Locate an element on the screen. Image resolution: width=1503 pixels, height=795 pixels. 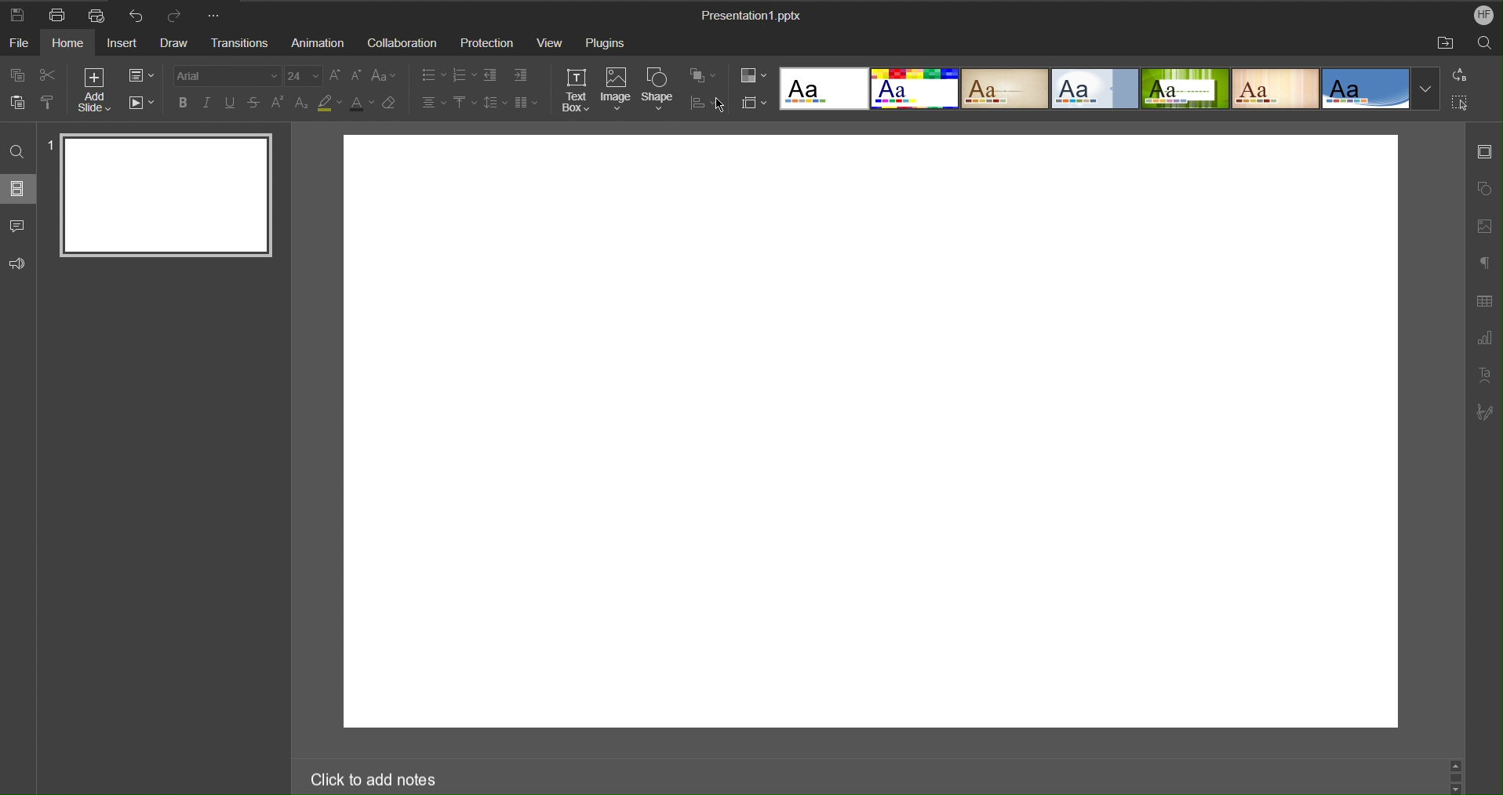
Vertical Align is located at coordinates (464, 103).